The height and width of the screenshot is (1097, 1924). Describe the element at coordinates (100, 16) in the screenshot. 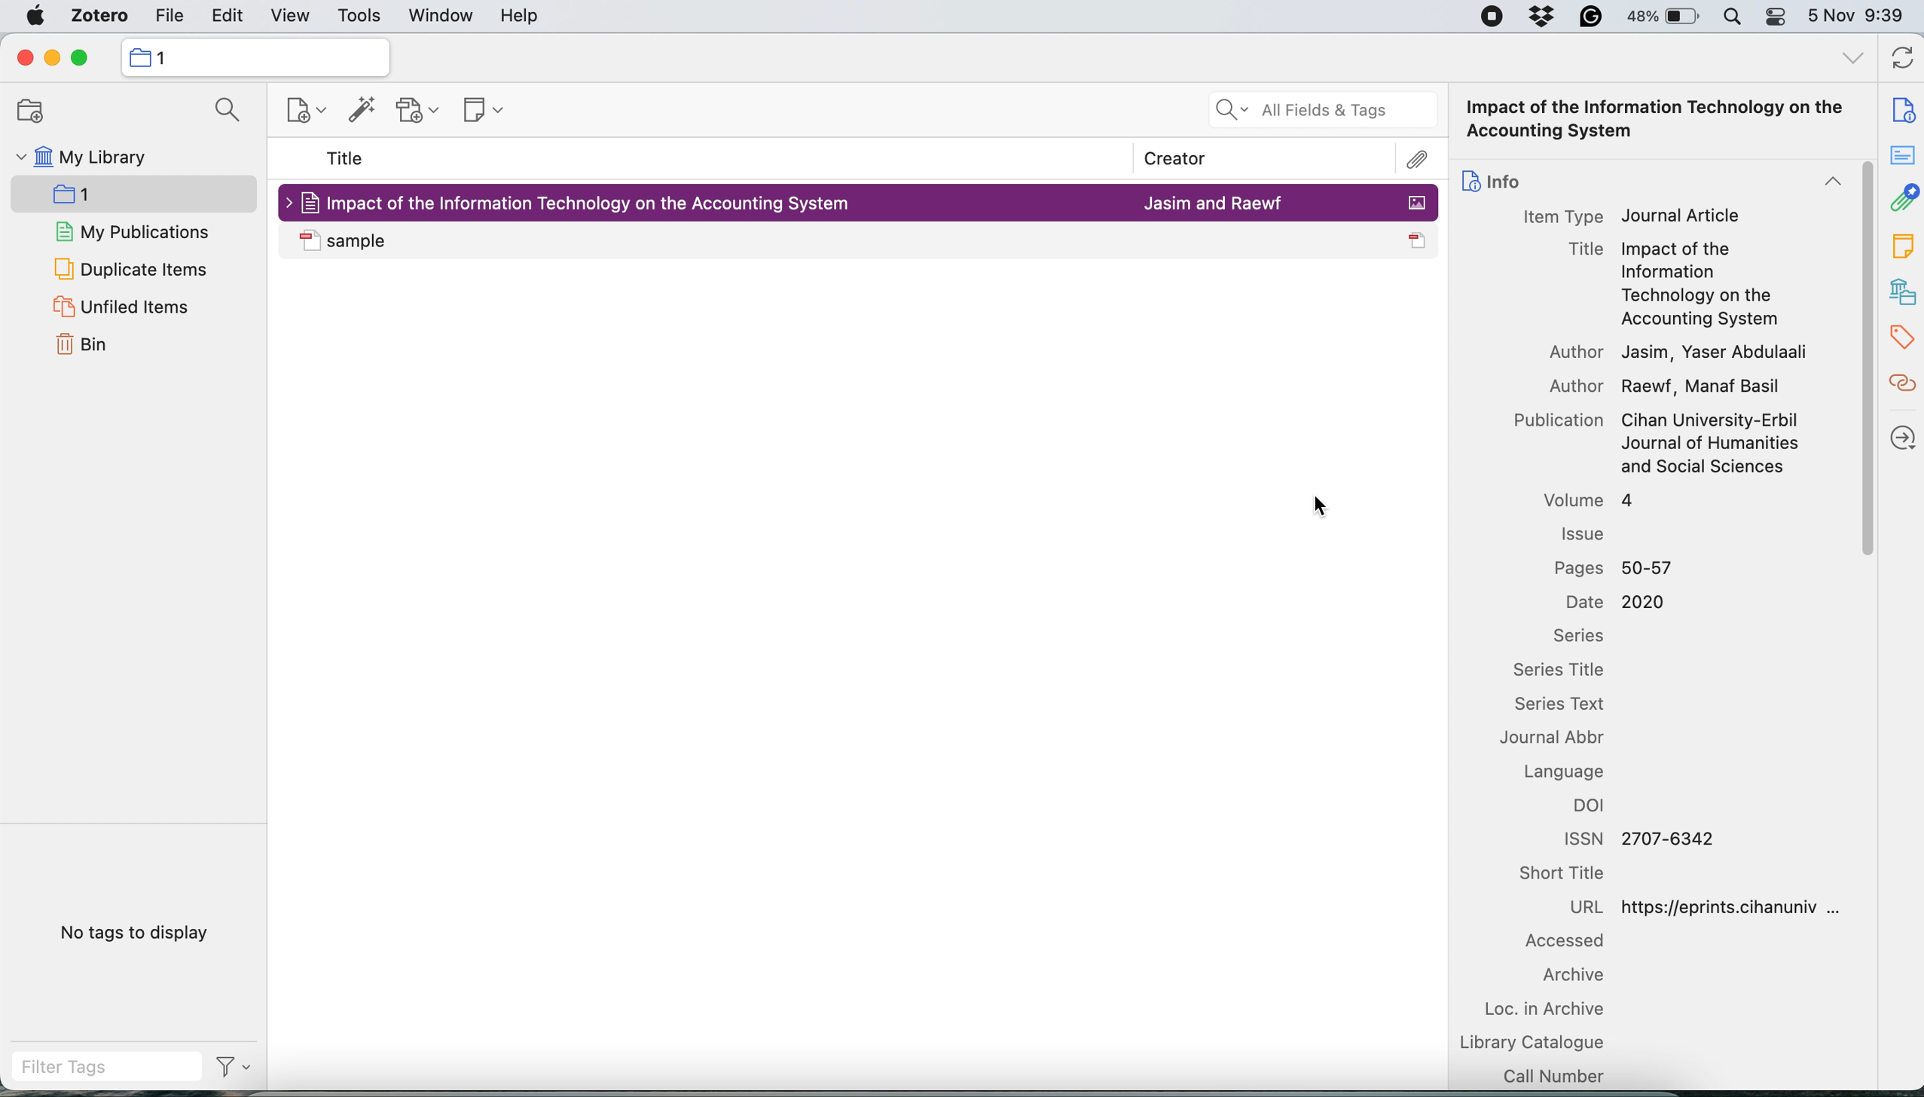

I see `zotero` at that location.